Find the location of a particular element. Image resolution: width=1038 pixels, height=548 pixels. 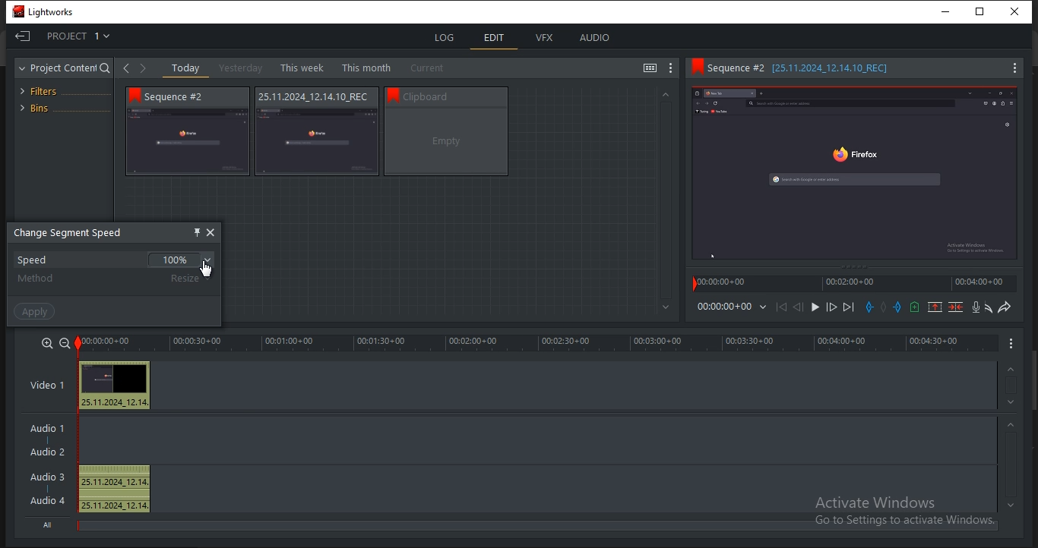

project content is located at coordinates (63, 68).